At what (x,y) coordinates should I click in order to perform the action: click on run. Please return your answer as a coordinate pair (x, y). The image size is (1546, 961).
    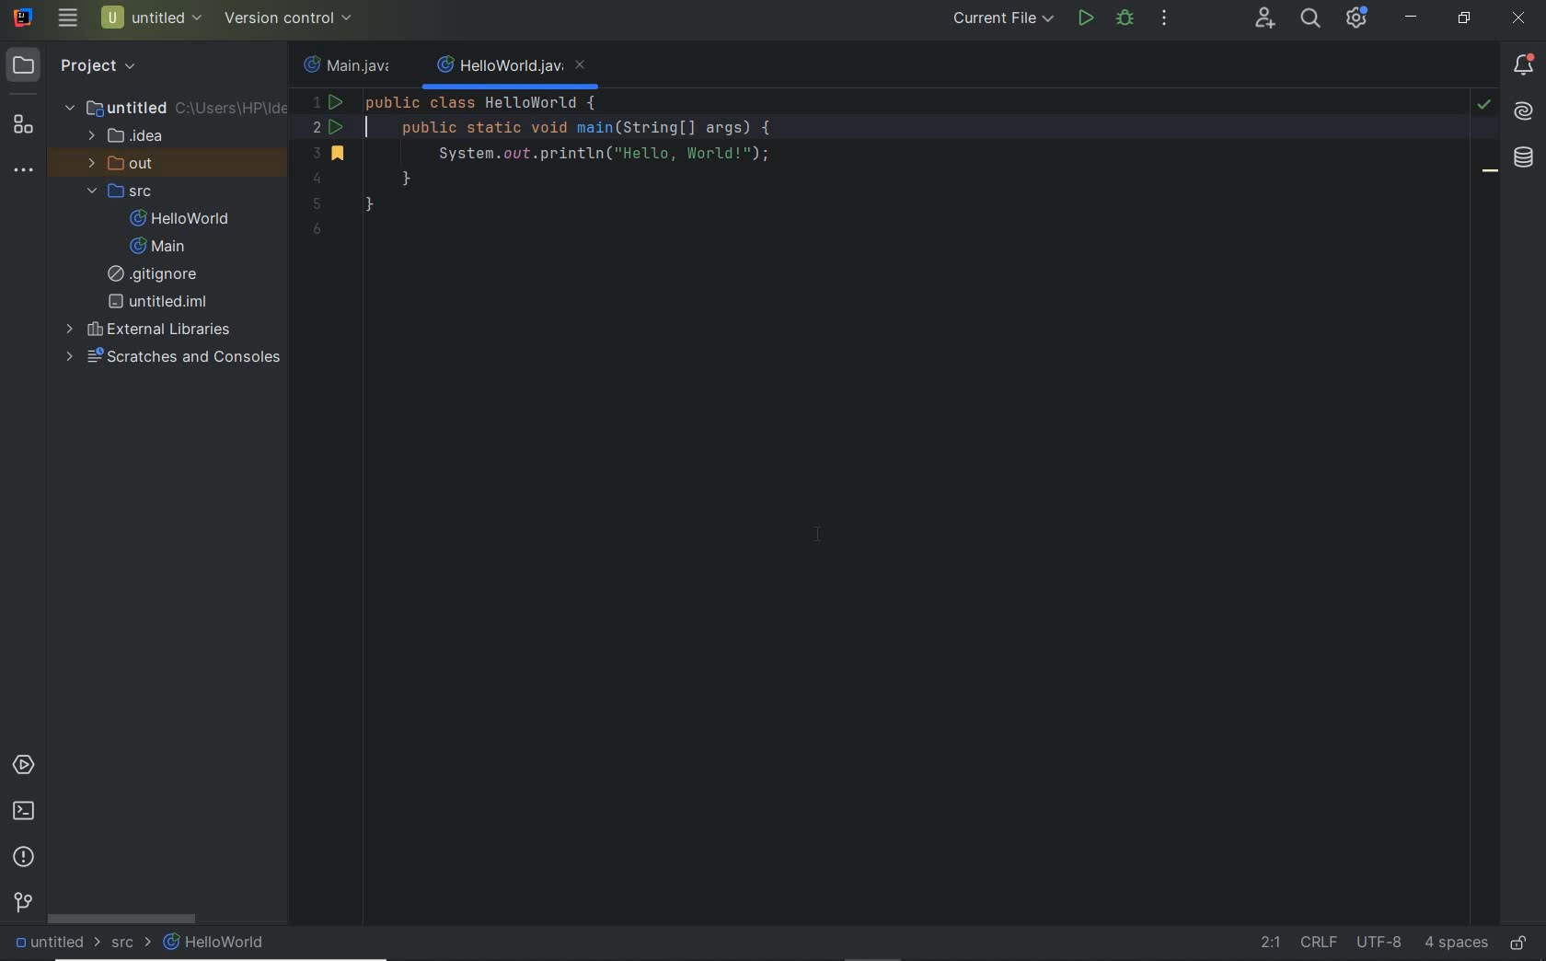
    Looking at the image, I should click on (1086, 18).